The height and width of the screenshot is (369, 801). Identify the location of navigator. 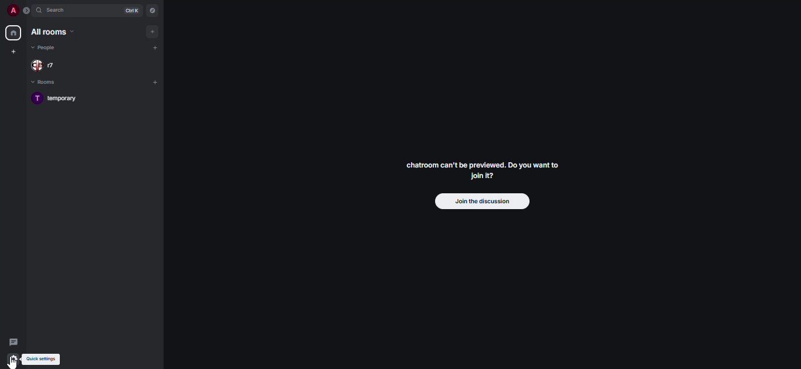
(152, 12).